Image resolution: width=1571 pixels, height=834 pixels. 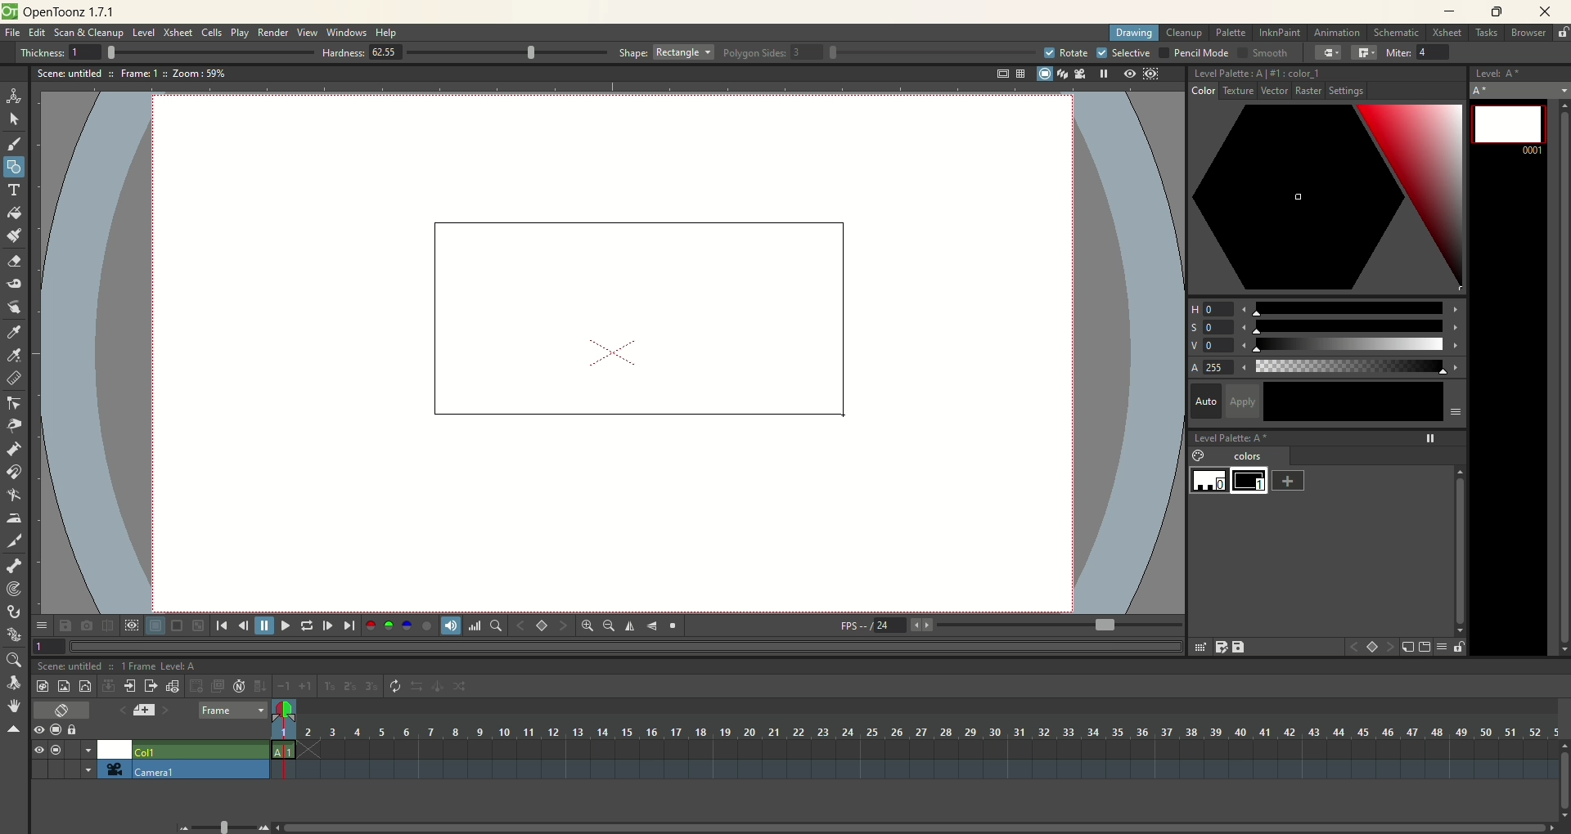 I want to click on first frame, so click(x=221, y=625).